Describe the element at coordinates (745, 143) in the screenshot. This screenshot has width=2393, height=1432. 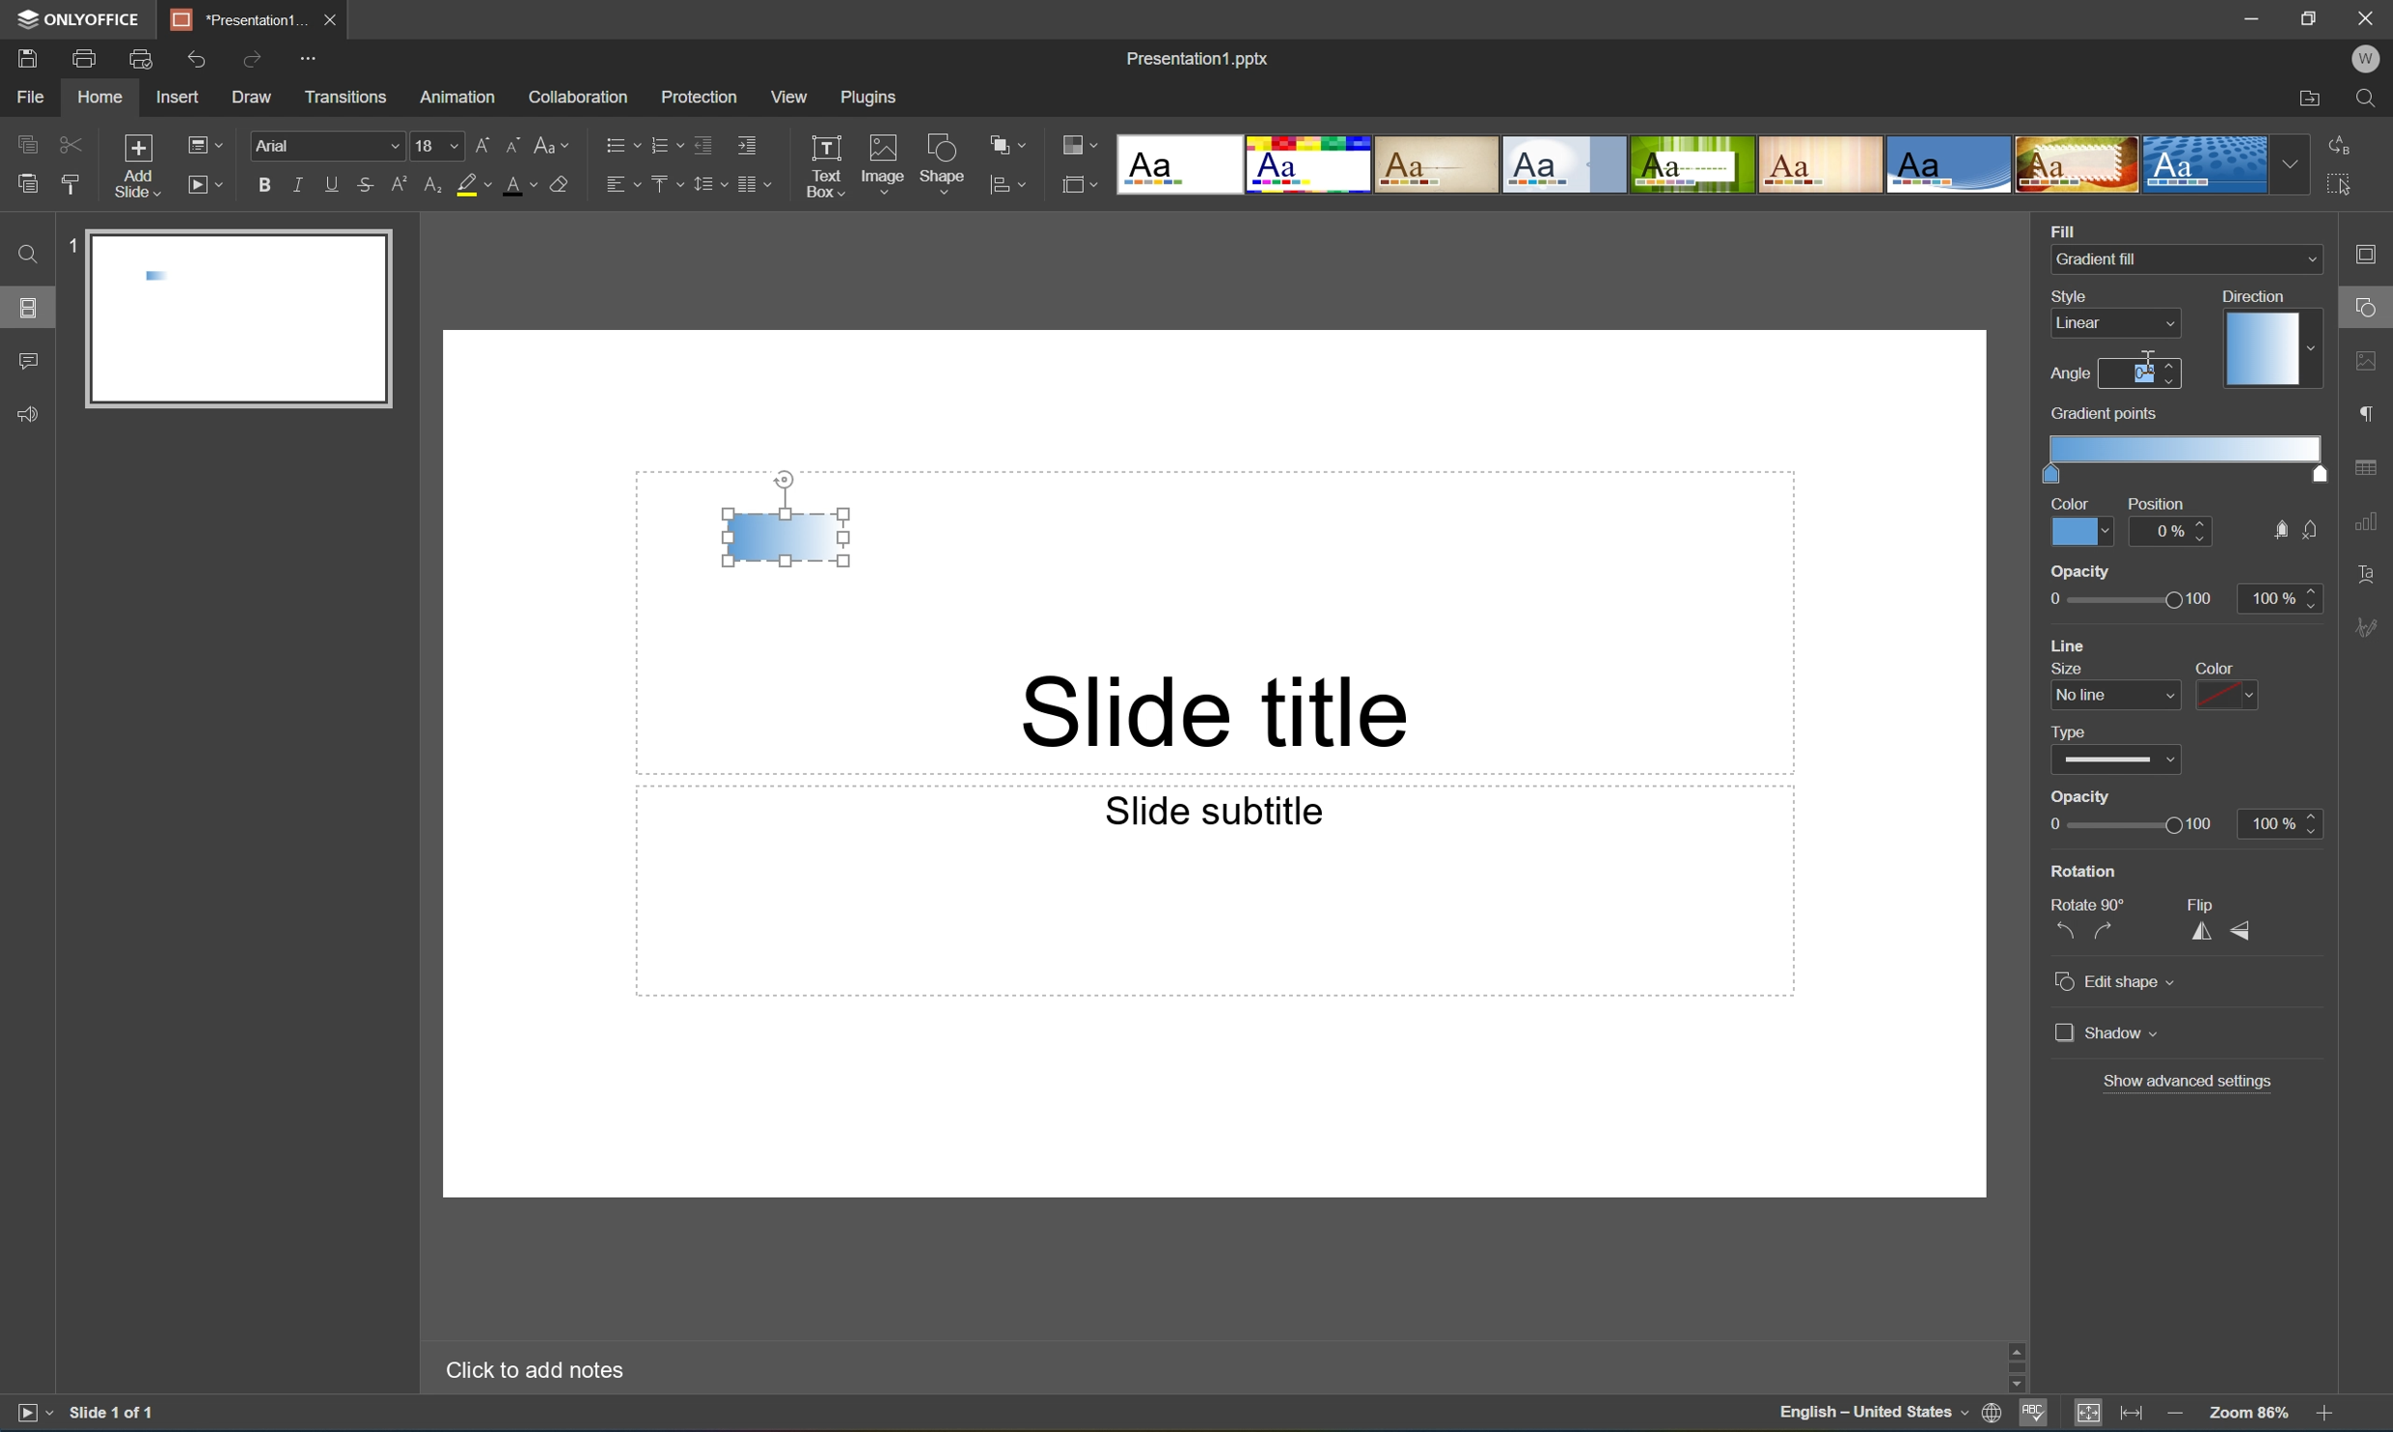
I see `Increase indent` at that location.